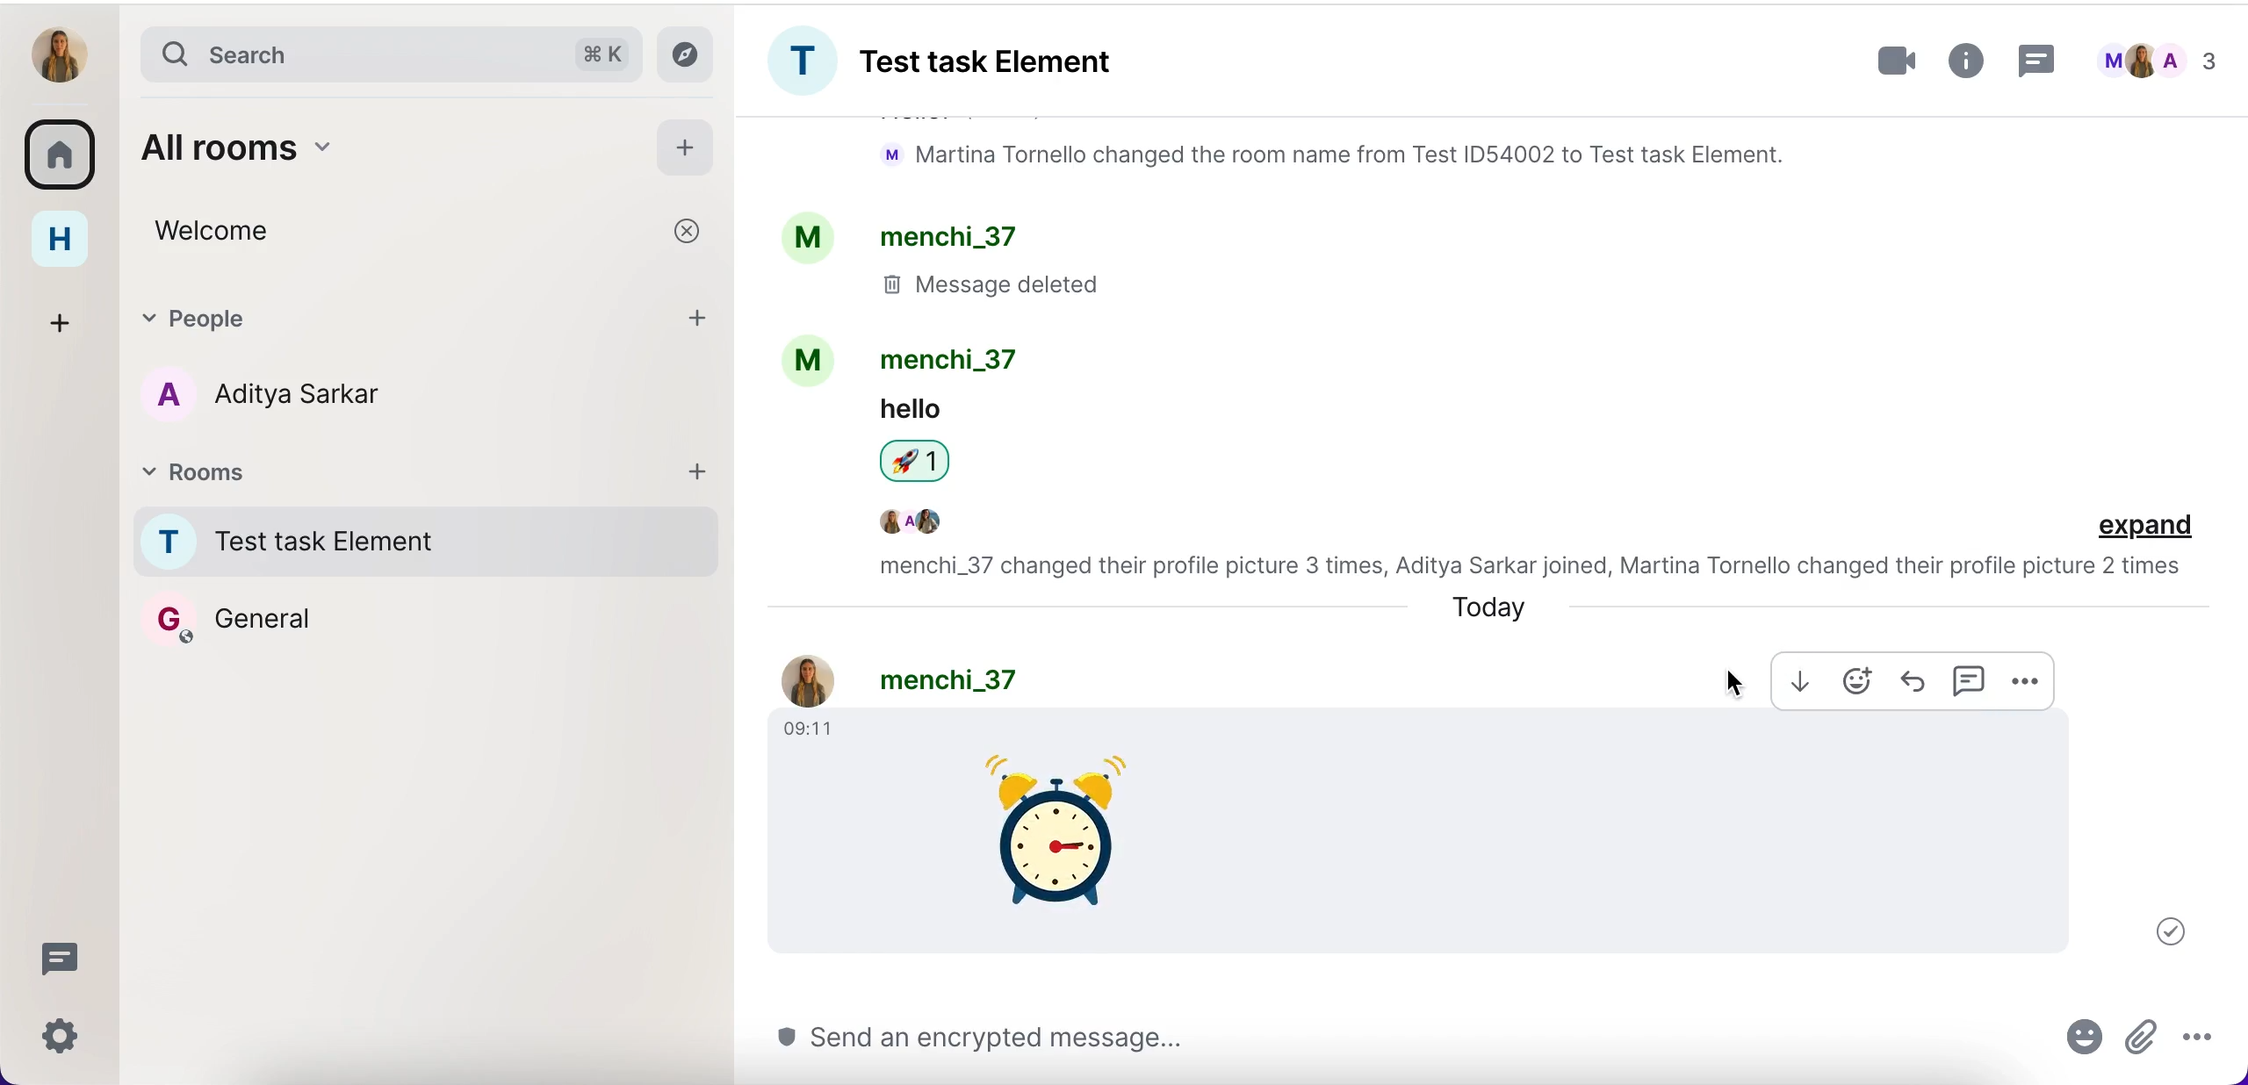  What do you see at coordinates (2197, 1036) in the screenshot?
I see `more options` at bounding box center [2197, 1036].